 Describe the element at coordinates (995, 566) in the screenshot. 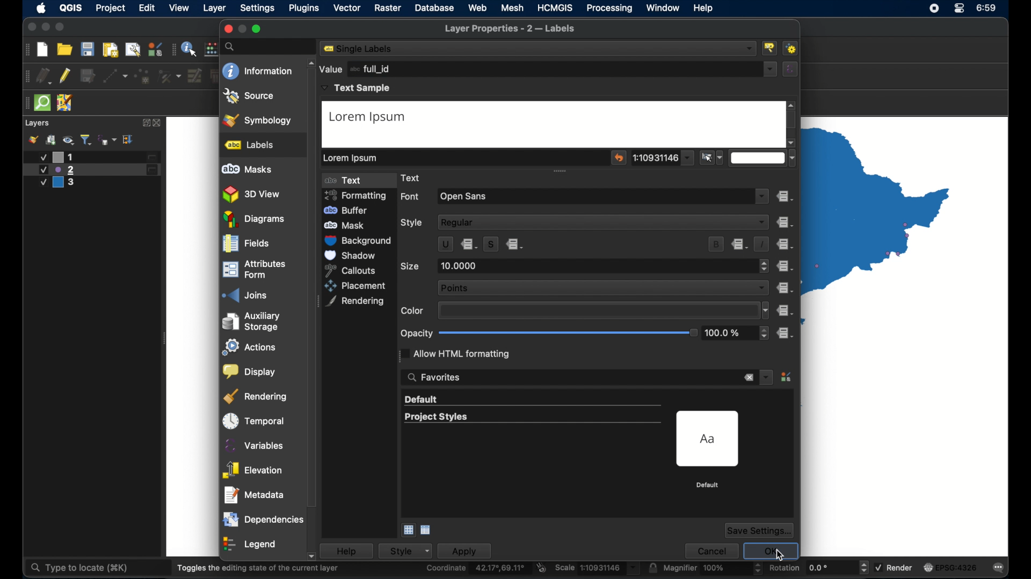

I see `message` at that location.